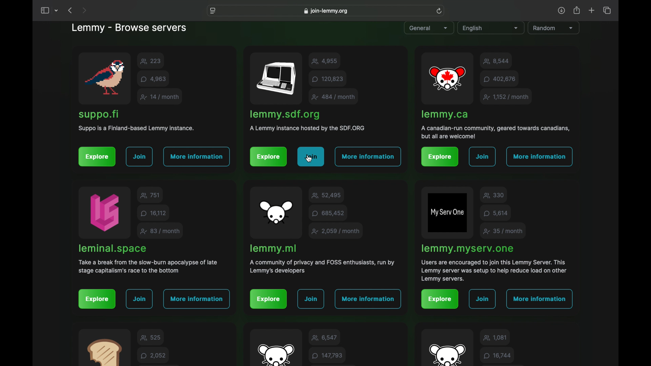  What do you see at coordinates (276, 212) in the screenshot?
I see `lemmy icon` at bounding box center [276, 212].